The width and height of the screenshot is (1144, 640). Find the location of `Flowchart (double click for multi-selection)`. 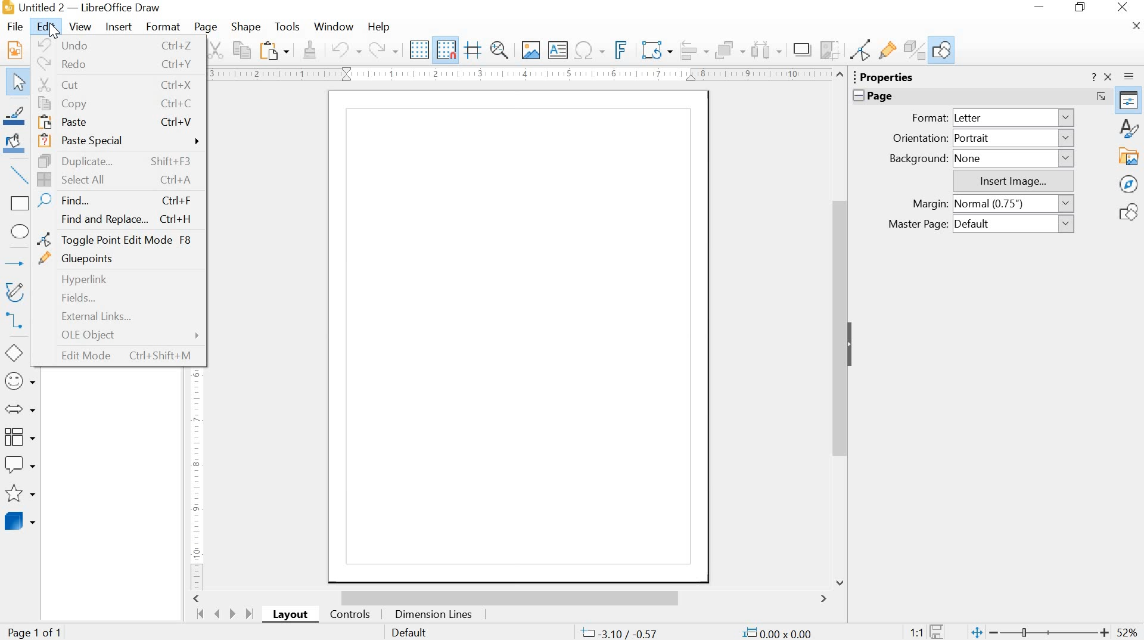

Flowchart (double click for multi-selection) is located at coordinates (20, 436).